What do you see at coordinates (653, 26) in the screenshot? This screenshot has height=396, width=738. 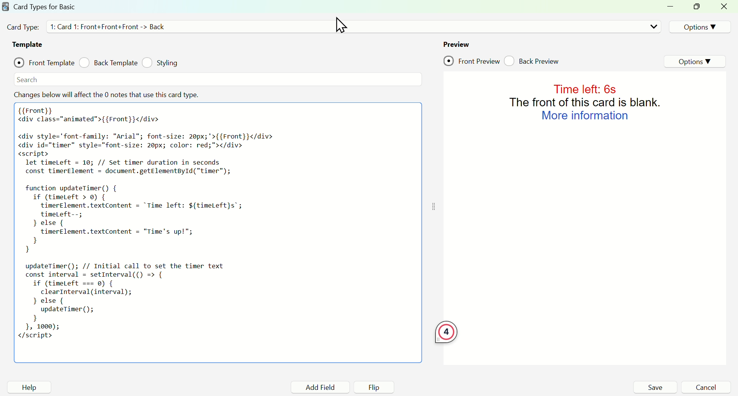 I see `dropdown` at bounding box center [653, 26].